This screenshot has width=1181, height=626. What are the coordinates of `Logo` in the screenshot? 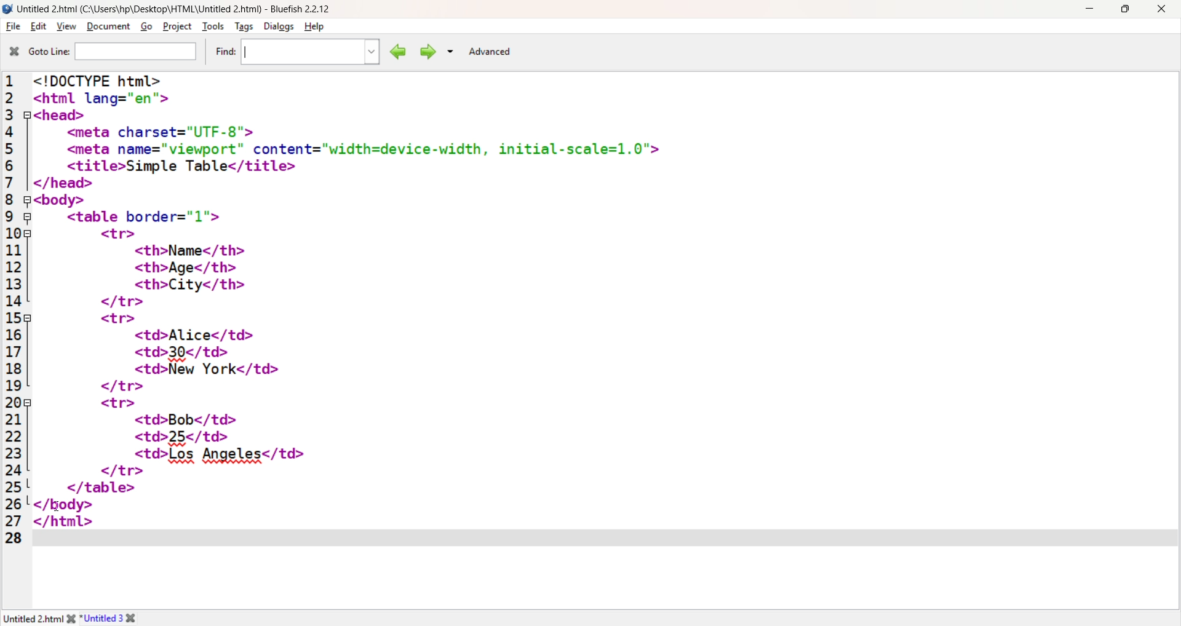 It's located at (8, 9).